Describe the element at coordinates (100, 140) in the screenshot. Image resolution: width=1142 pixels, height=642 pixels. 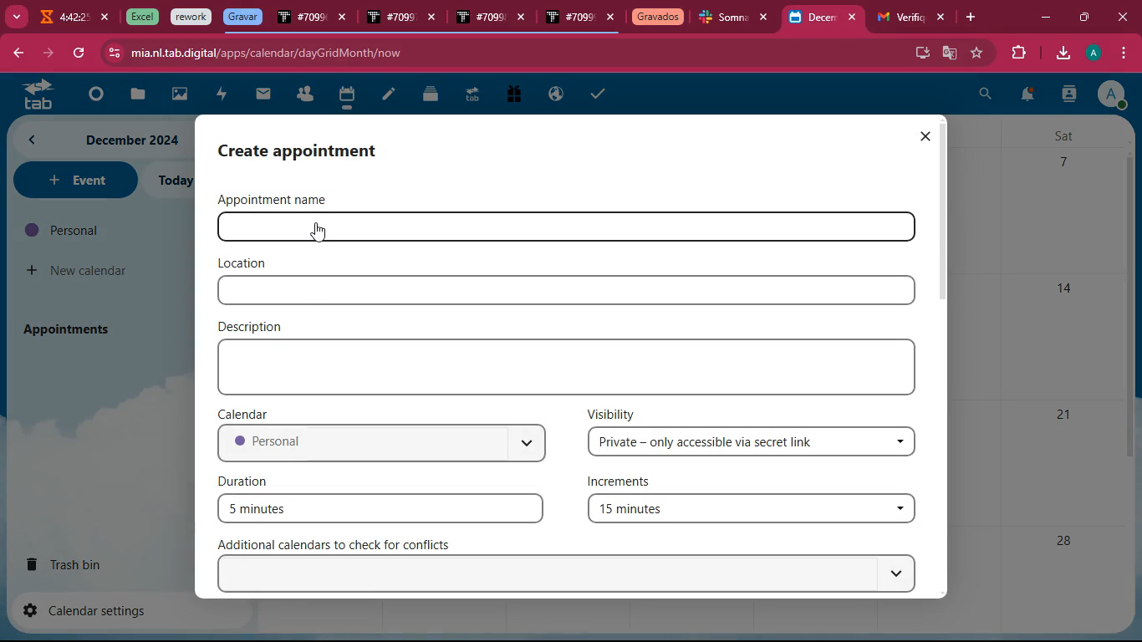
I see `month` at that location.